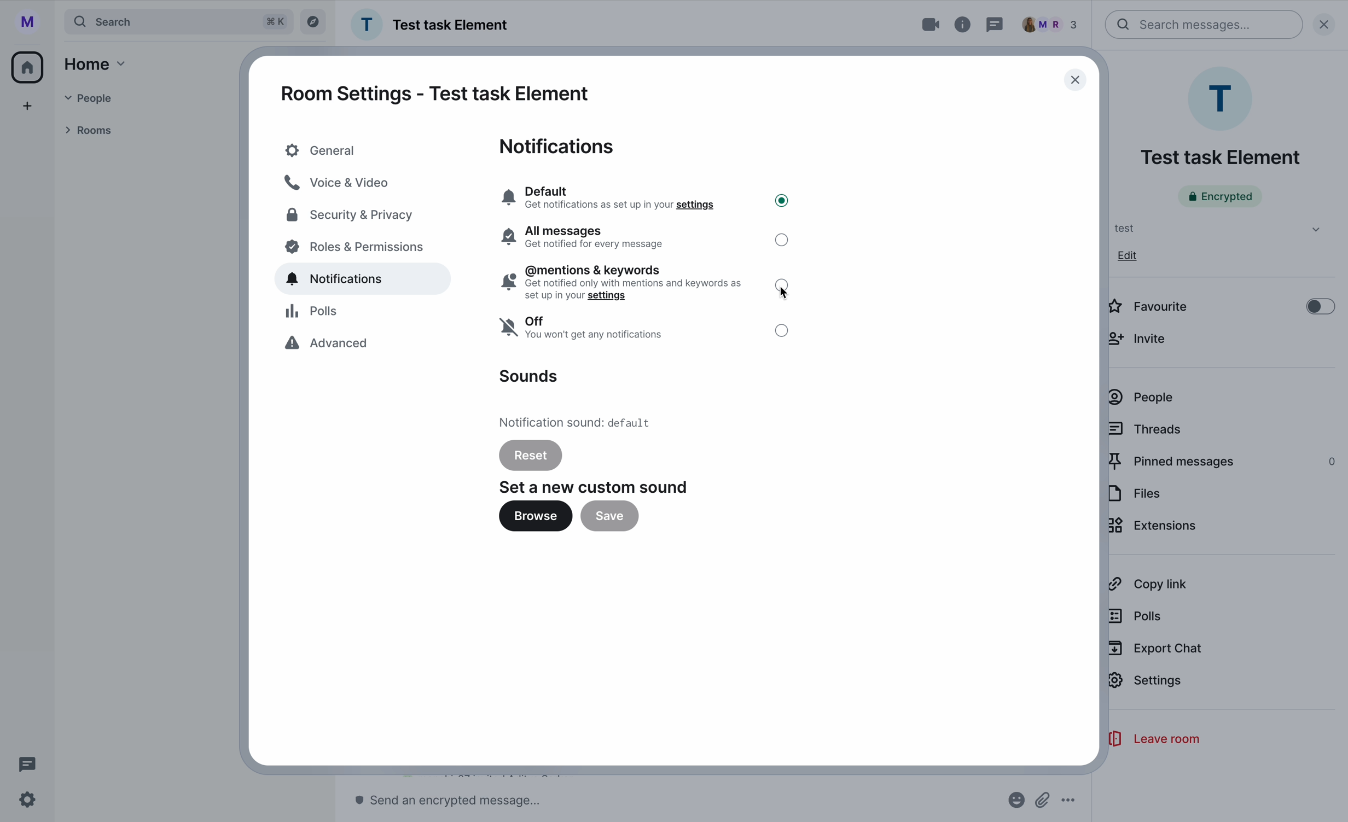  Describe the element at coordinates (535, 519) in the screenshot. I see `browse button` at that location.